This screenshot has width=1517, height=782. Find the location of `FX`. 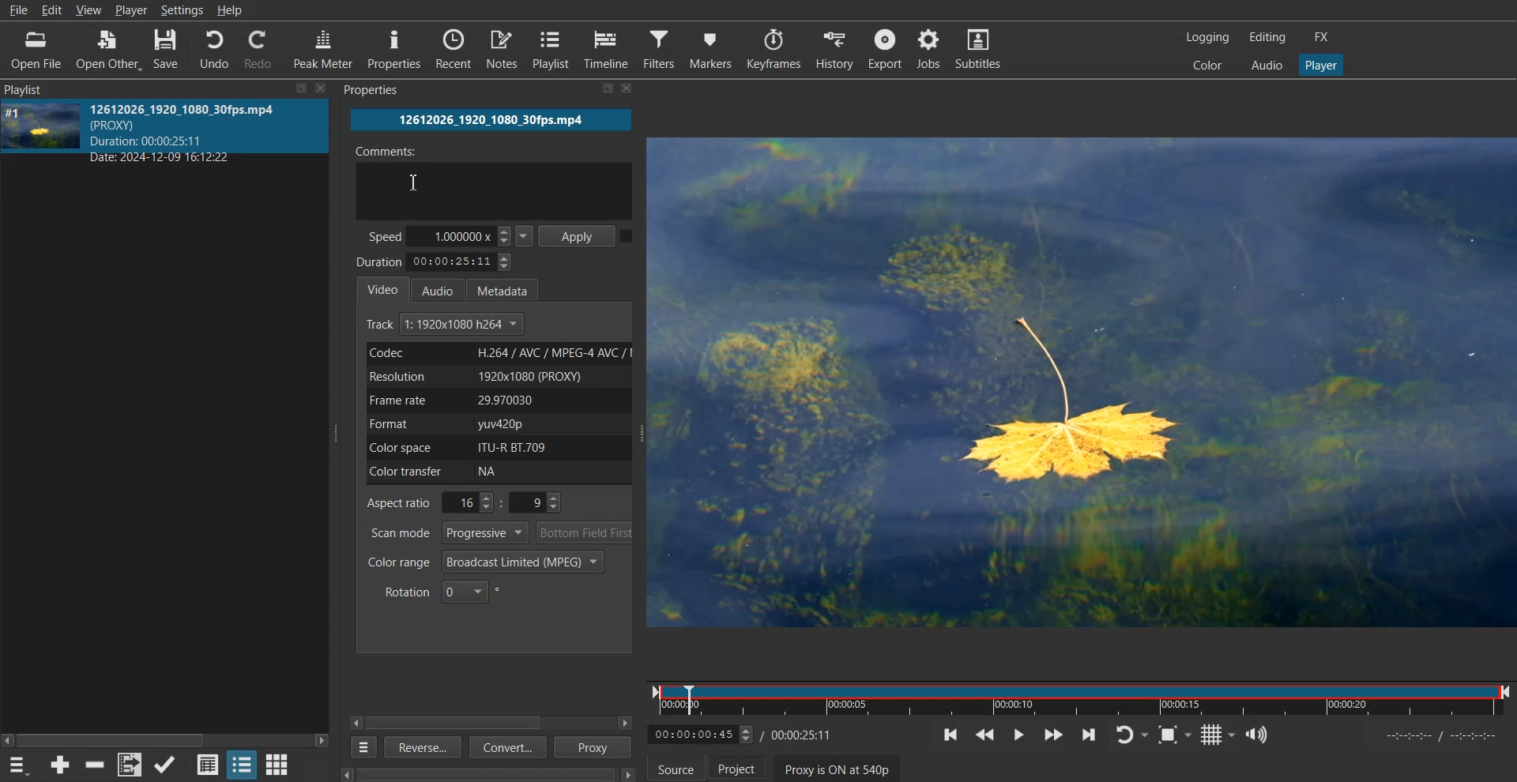

FX is located at coordinates (1323, 38).